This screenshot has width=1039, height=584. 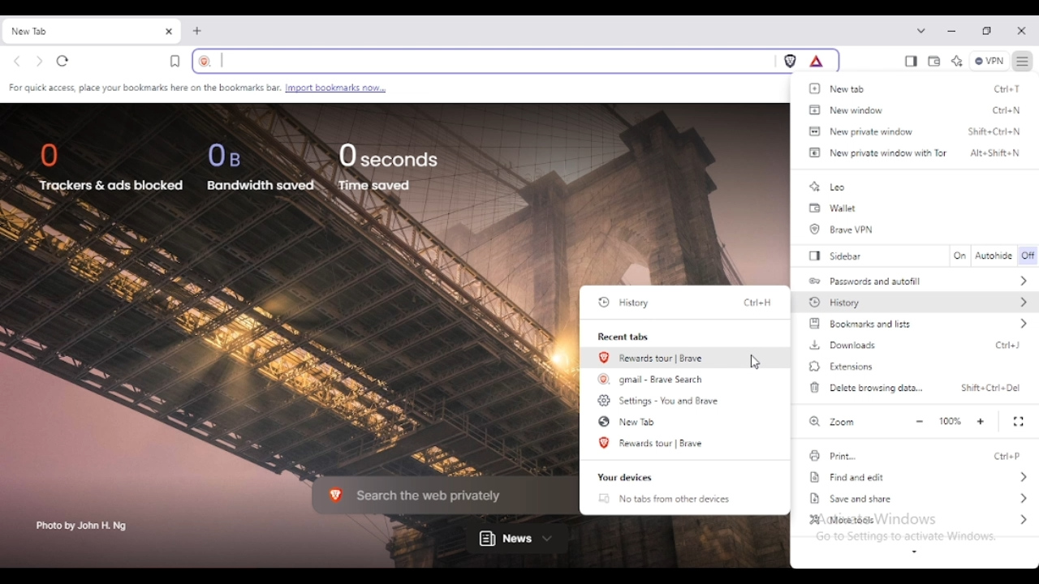 What do you see at coordinates (110, 170) in the screenshot?
I see `0 trackers & ads blocked` at bounding box center [110, 170].